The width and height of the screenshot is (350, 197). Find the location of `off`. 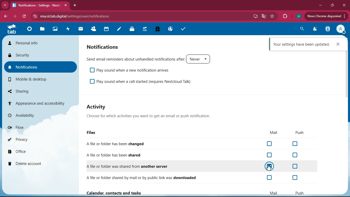

off is located at coordinates (271, 155).